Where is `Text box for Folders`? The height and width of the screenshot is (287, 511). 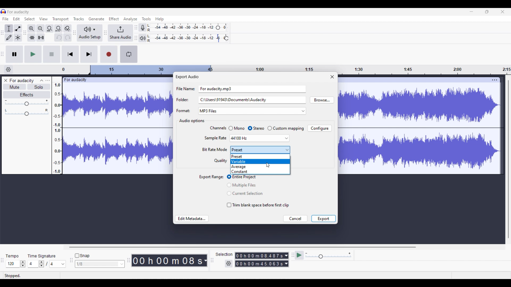 Text box for Folders is located at coordinates (252, 100).